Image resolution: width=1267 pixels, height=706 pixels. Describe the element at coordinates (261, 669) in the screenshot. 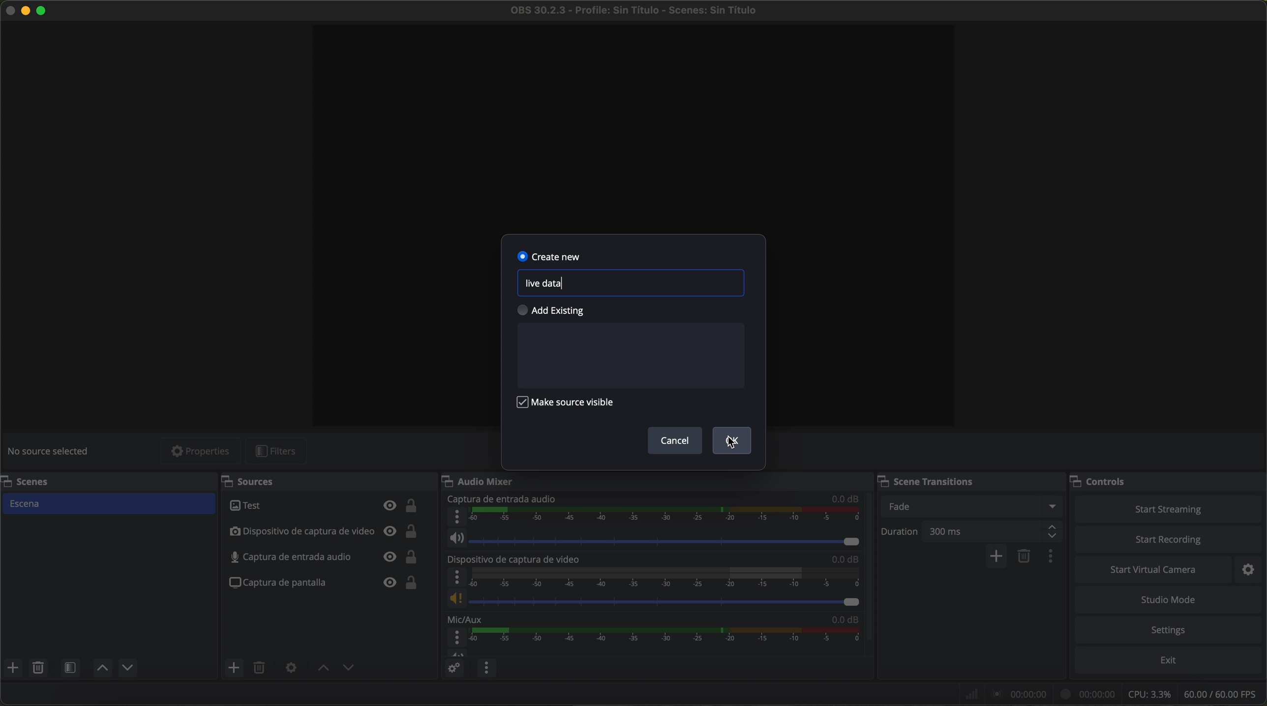

I see `remove selected sources` at that location.